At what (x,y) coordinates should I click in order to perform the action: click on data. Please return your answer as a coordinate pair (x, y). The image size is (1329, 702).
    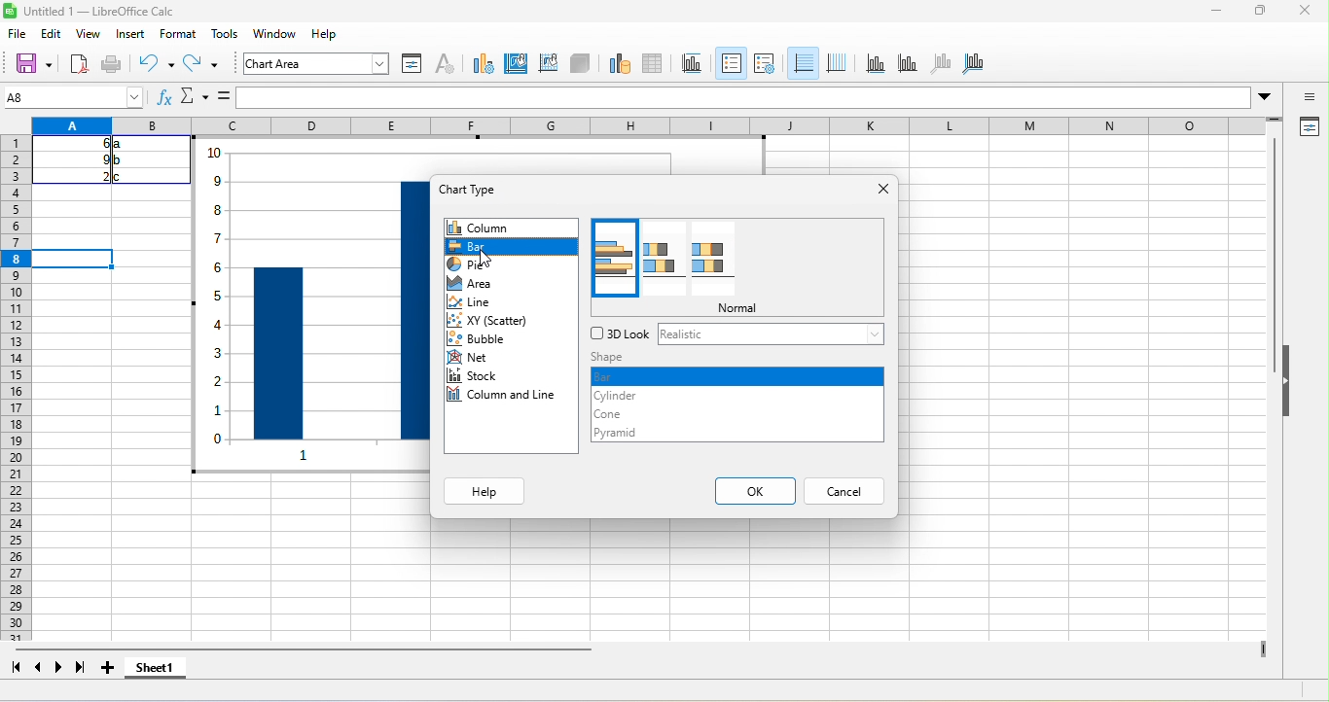
    Looking at the image, I should click on (314, 33).